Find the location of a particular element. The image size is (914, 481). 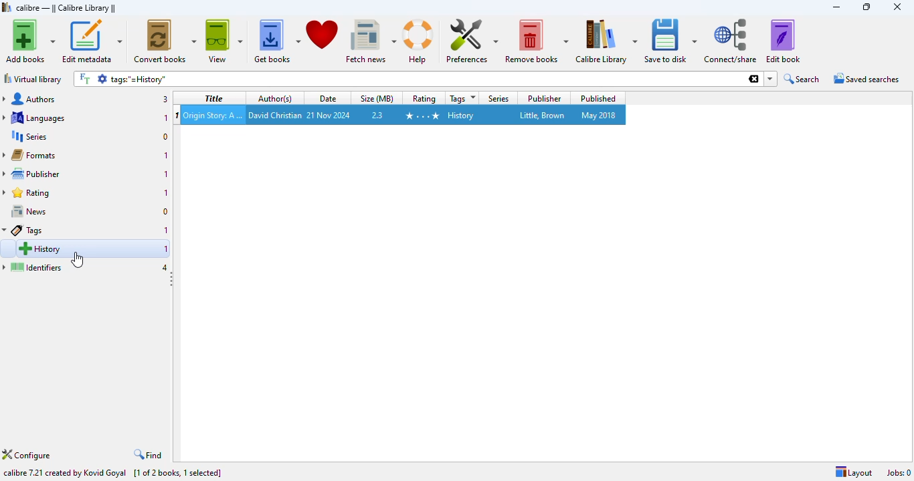

Tags is located at coordinates (24, 230).